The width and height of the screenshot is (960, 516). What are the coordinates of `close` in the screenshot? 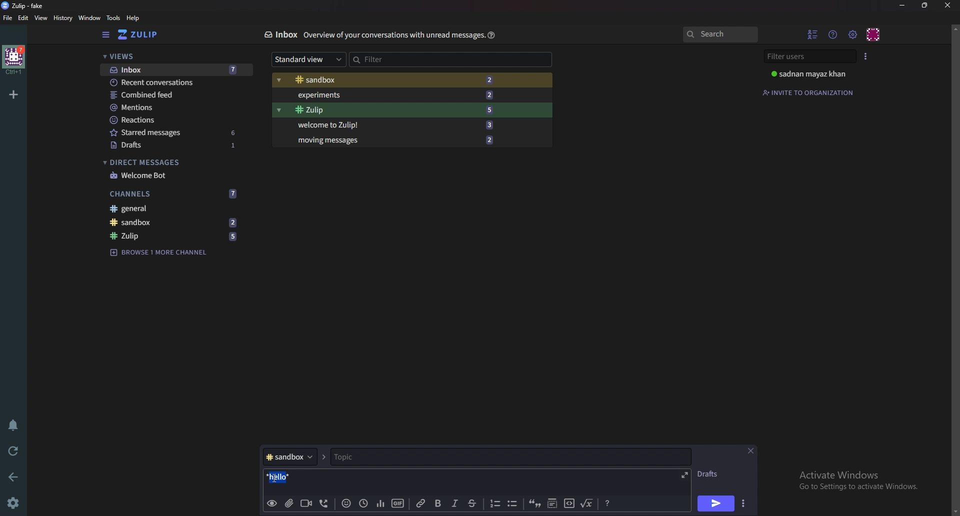 It's located at (750, 450).